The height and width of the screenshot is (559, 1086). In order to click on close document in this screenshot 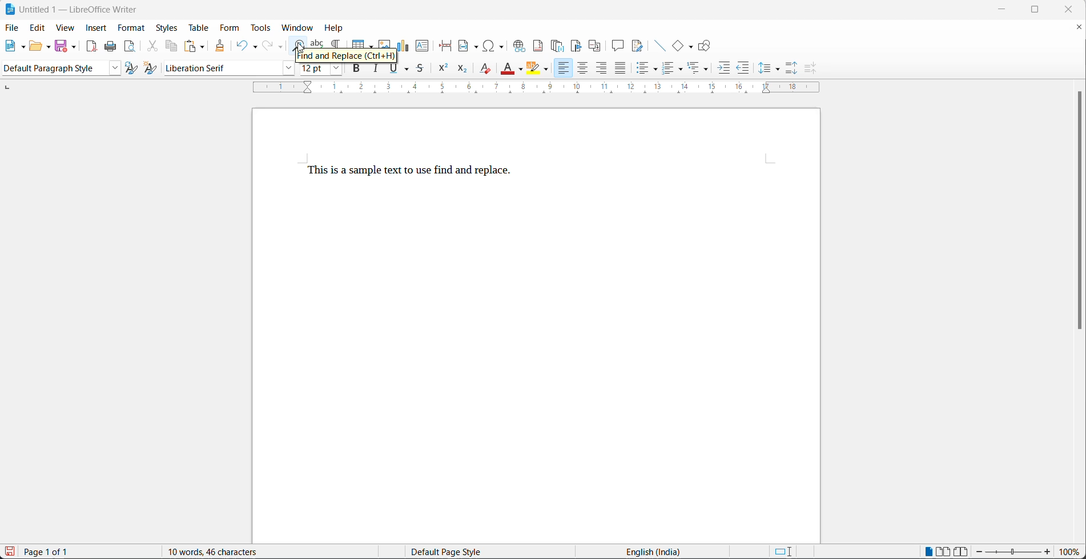, I will do `click(1079, 29)`.